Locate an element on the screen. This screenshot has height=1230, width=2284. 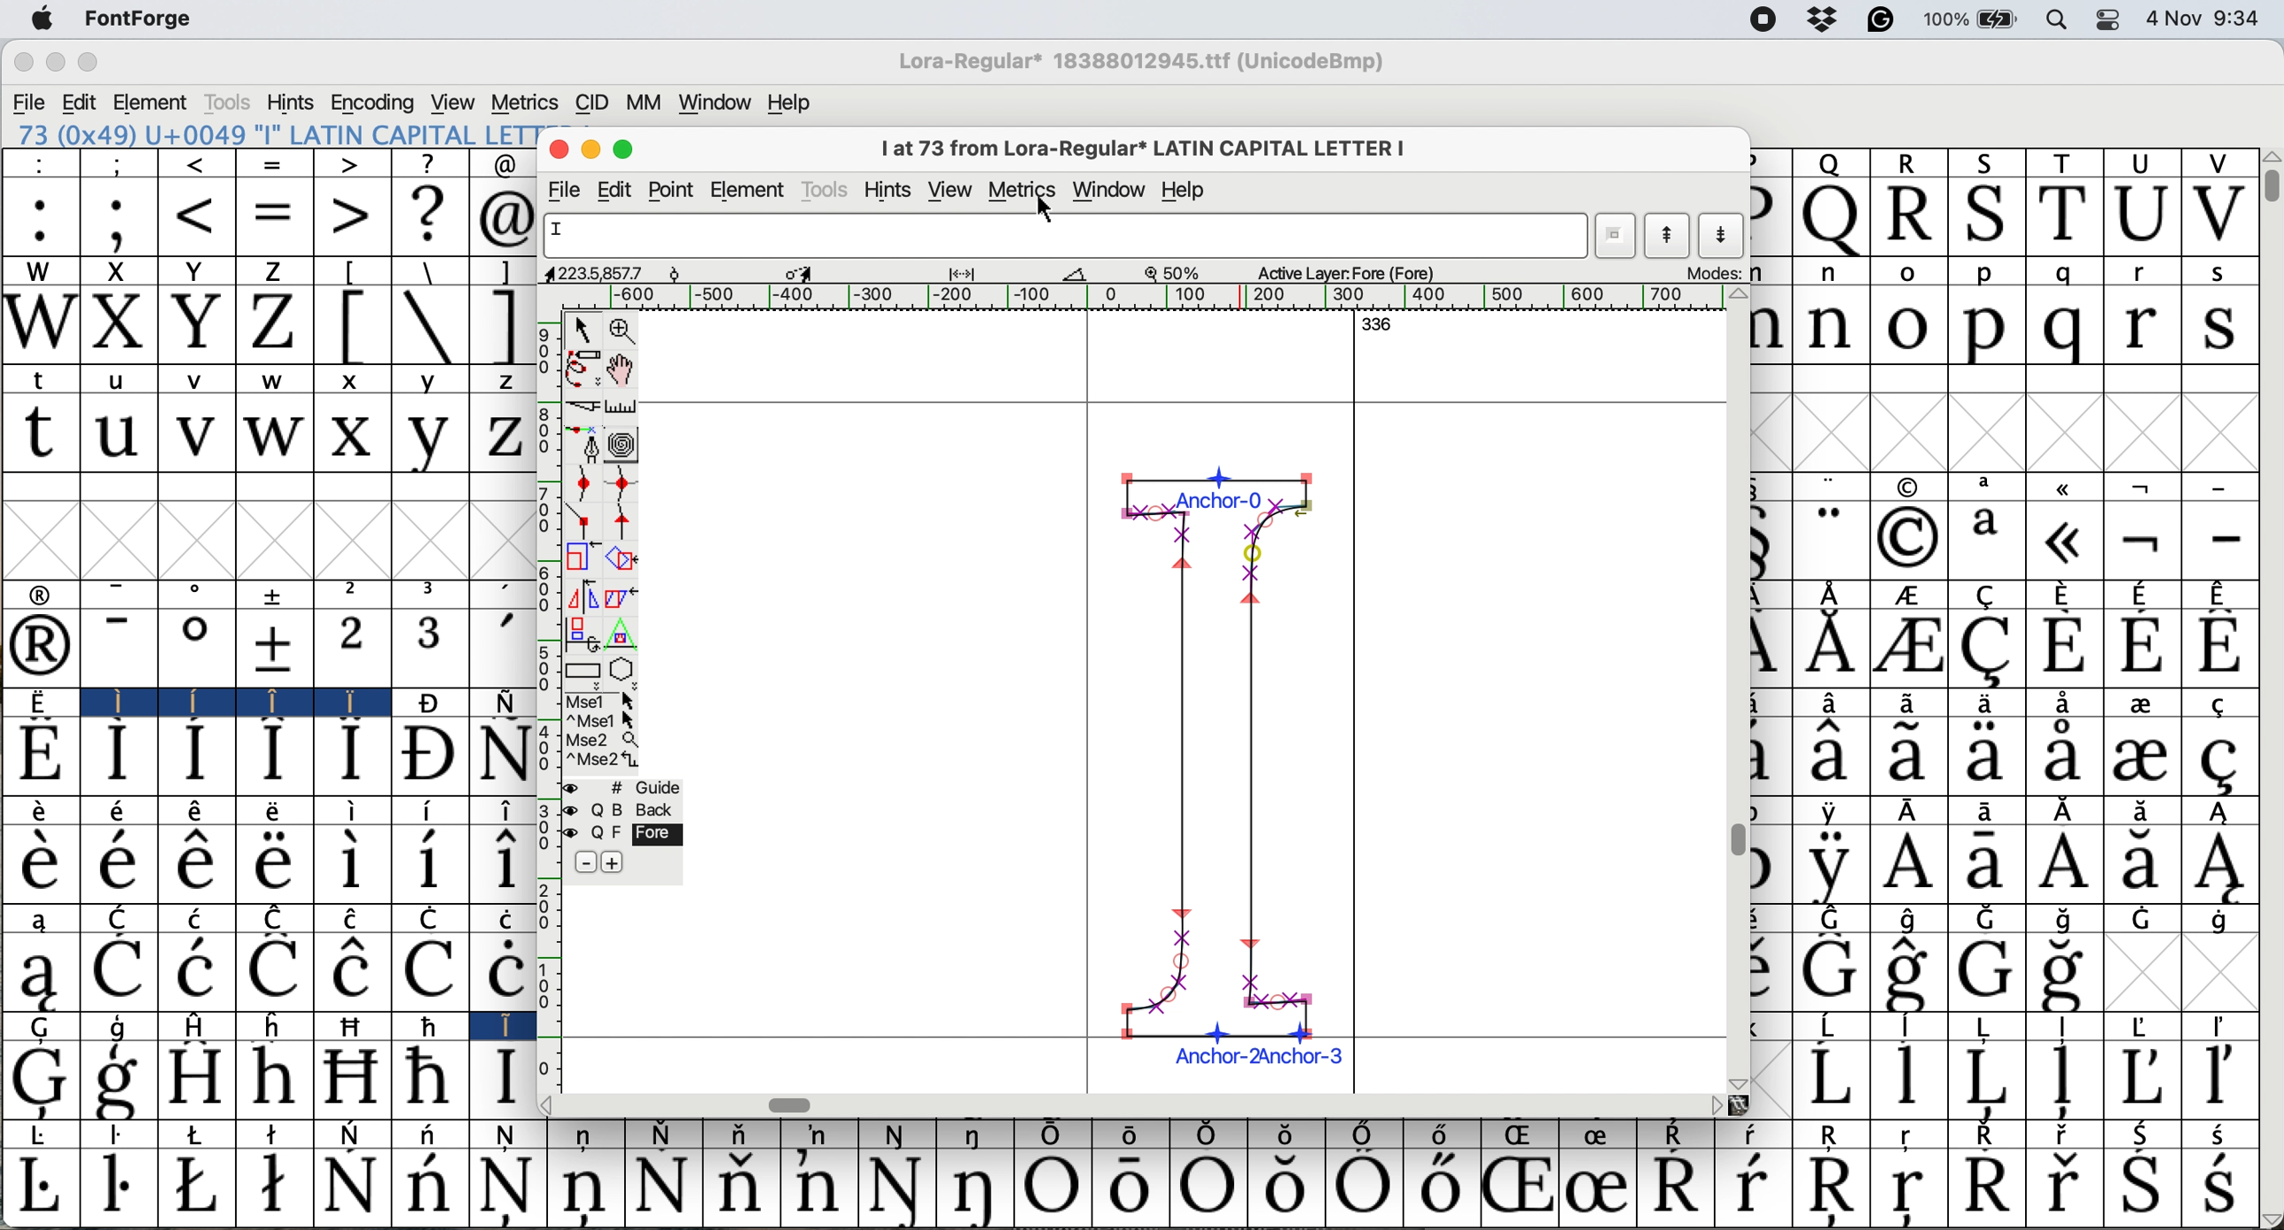
Symbol is located at coordinates (2220, 1078).